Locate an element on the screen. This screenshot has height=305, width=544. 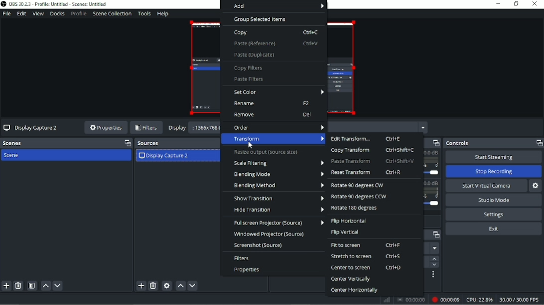
Settings is located at coordinates (494, 215).